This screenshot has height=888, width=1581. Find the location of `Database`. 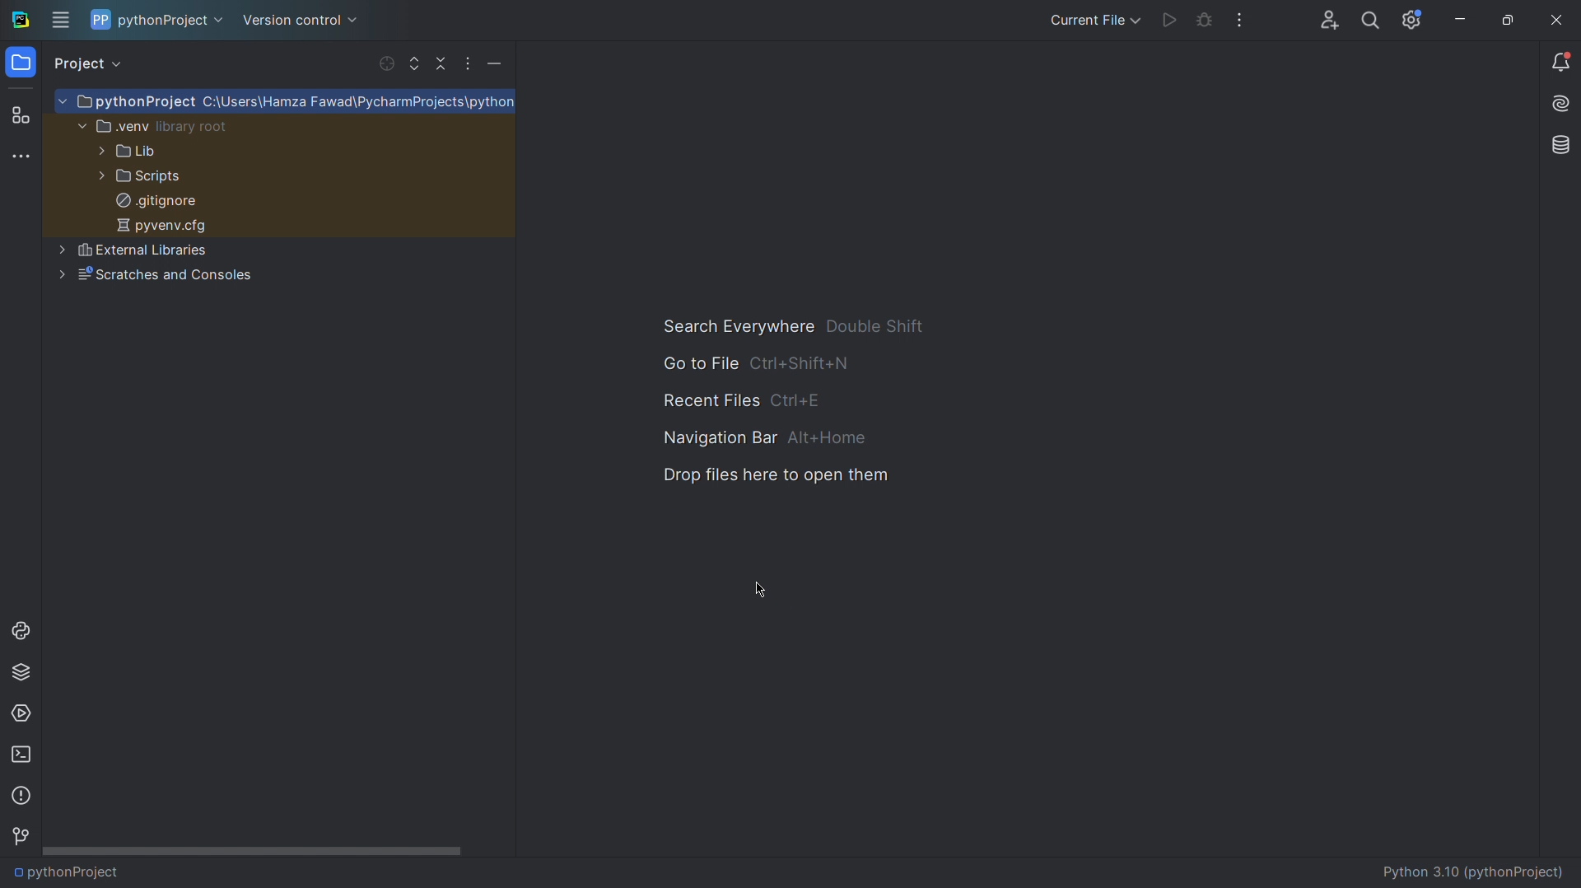

Database is located at coordinates (1560, 147).